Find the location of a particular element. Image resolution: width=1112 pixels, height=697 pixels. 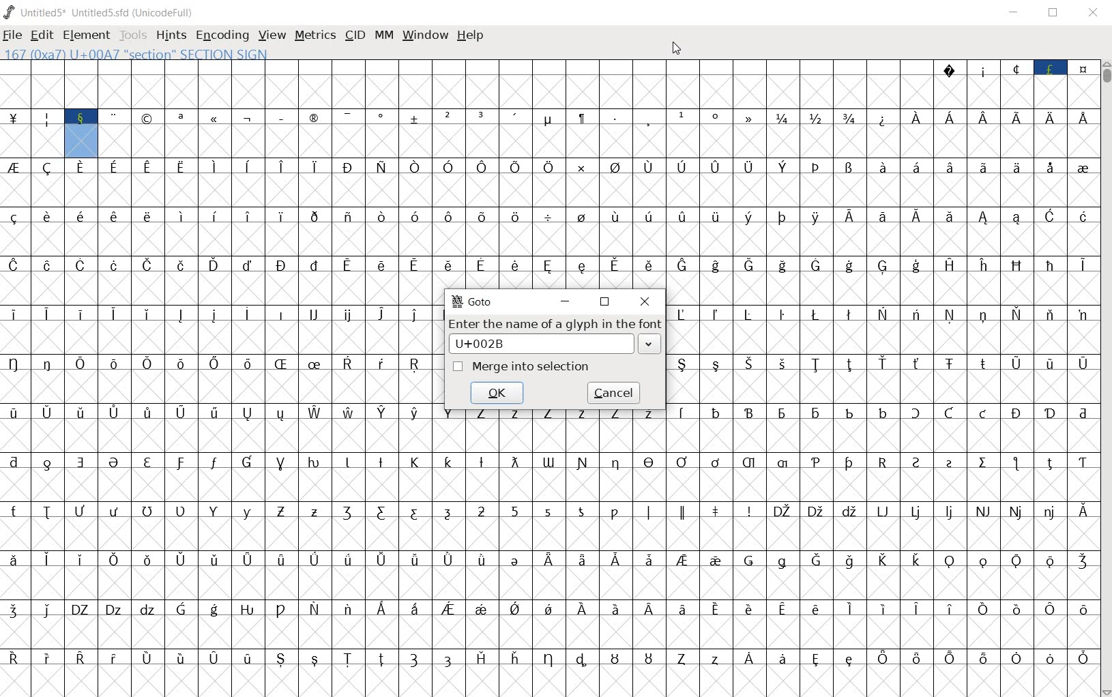

cursor is located at coordinates (679, 49).